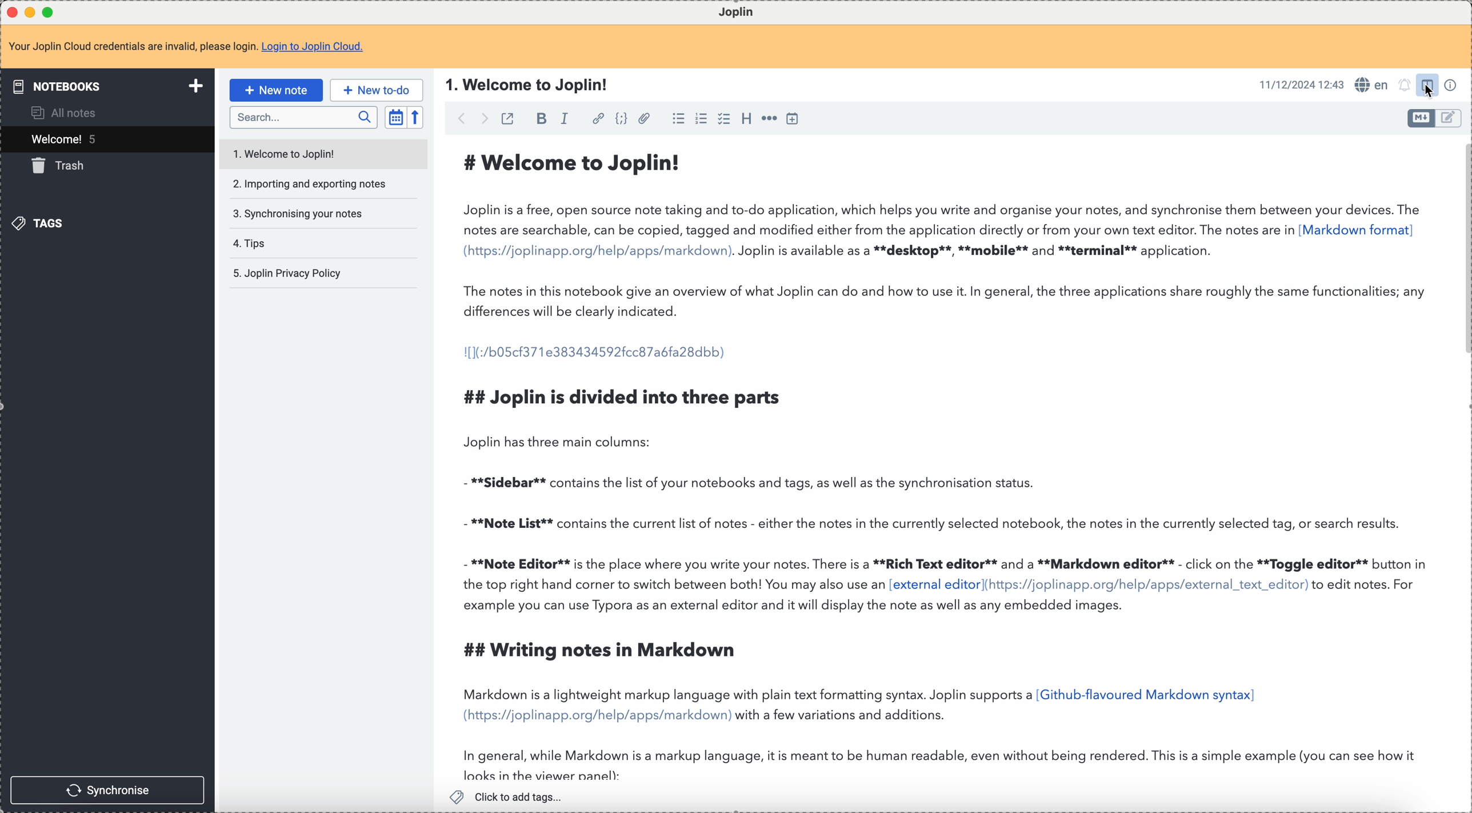 The height and width of the screenshot is (813, 1472). Describe the element at coordinates (298, 213) in the screenshot. I see `synchronising your notes` at that location.